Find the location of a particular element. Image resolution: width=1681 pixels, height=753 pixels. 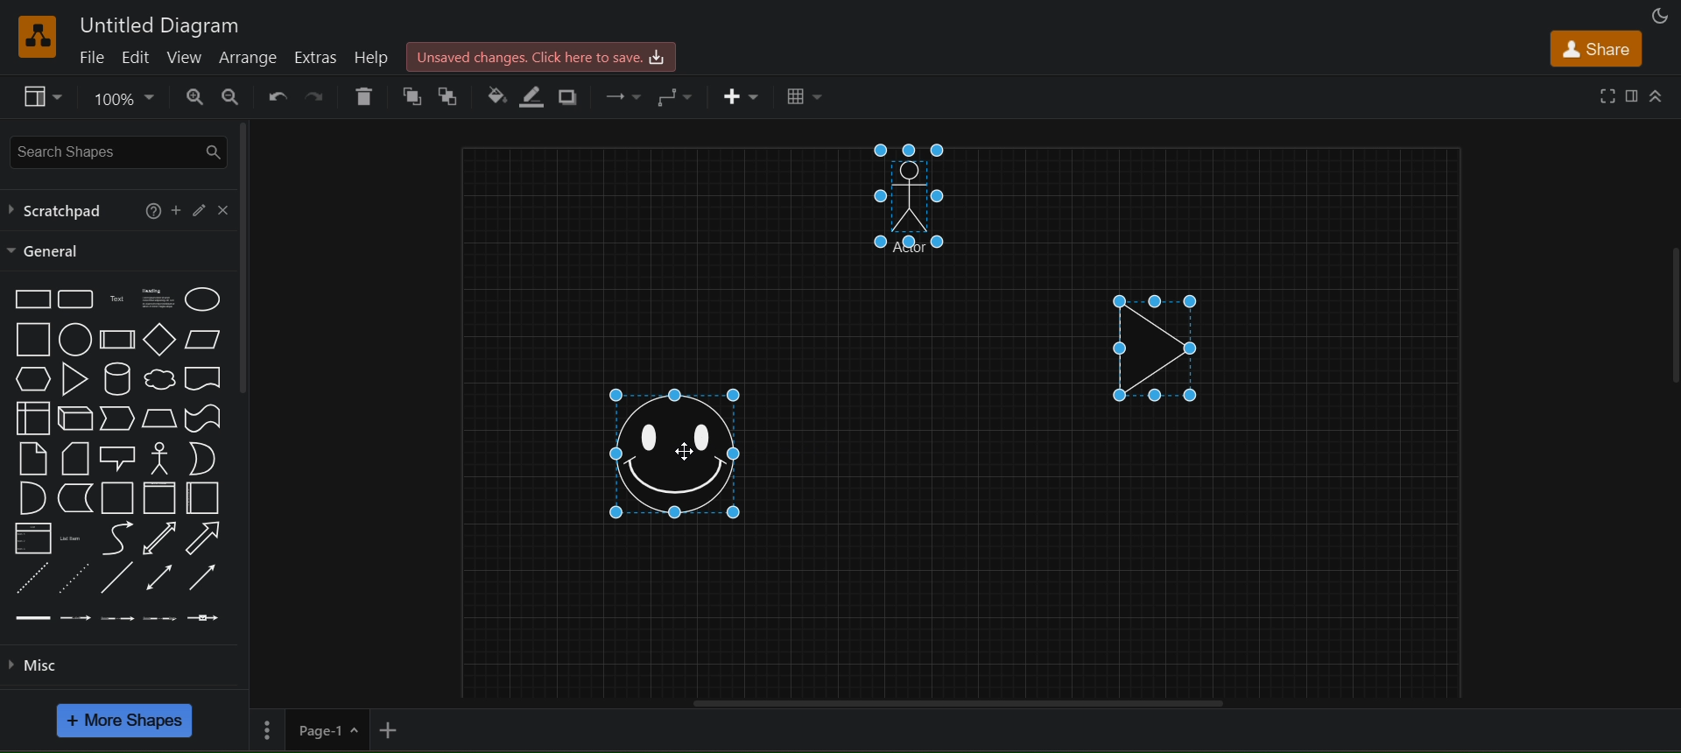

undo is located at coordinates (274, 95).